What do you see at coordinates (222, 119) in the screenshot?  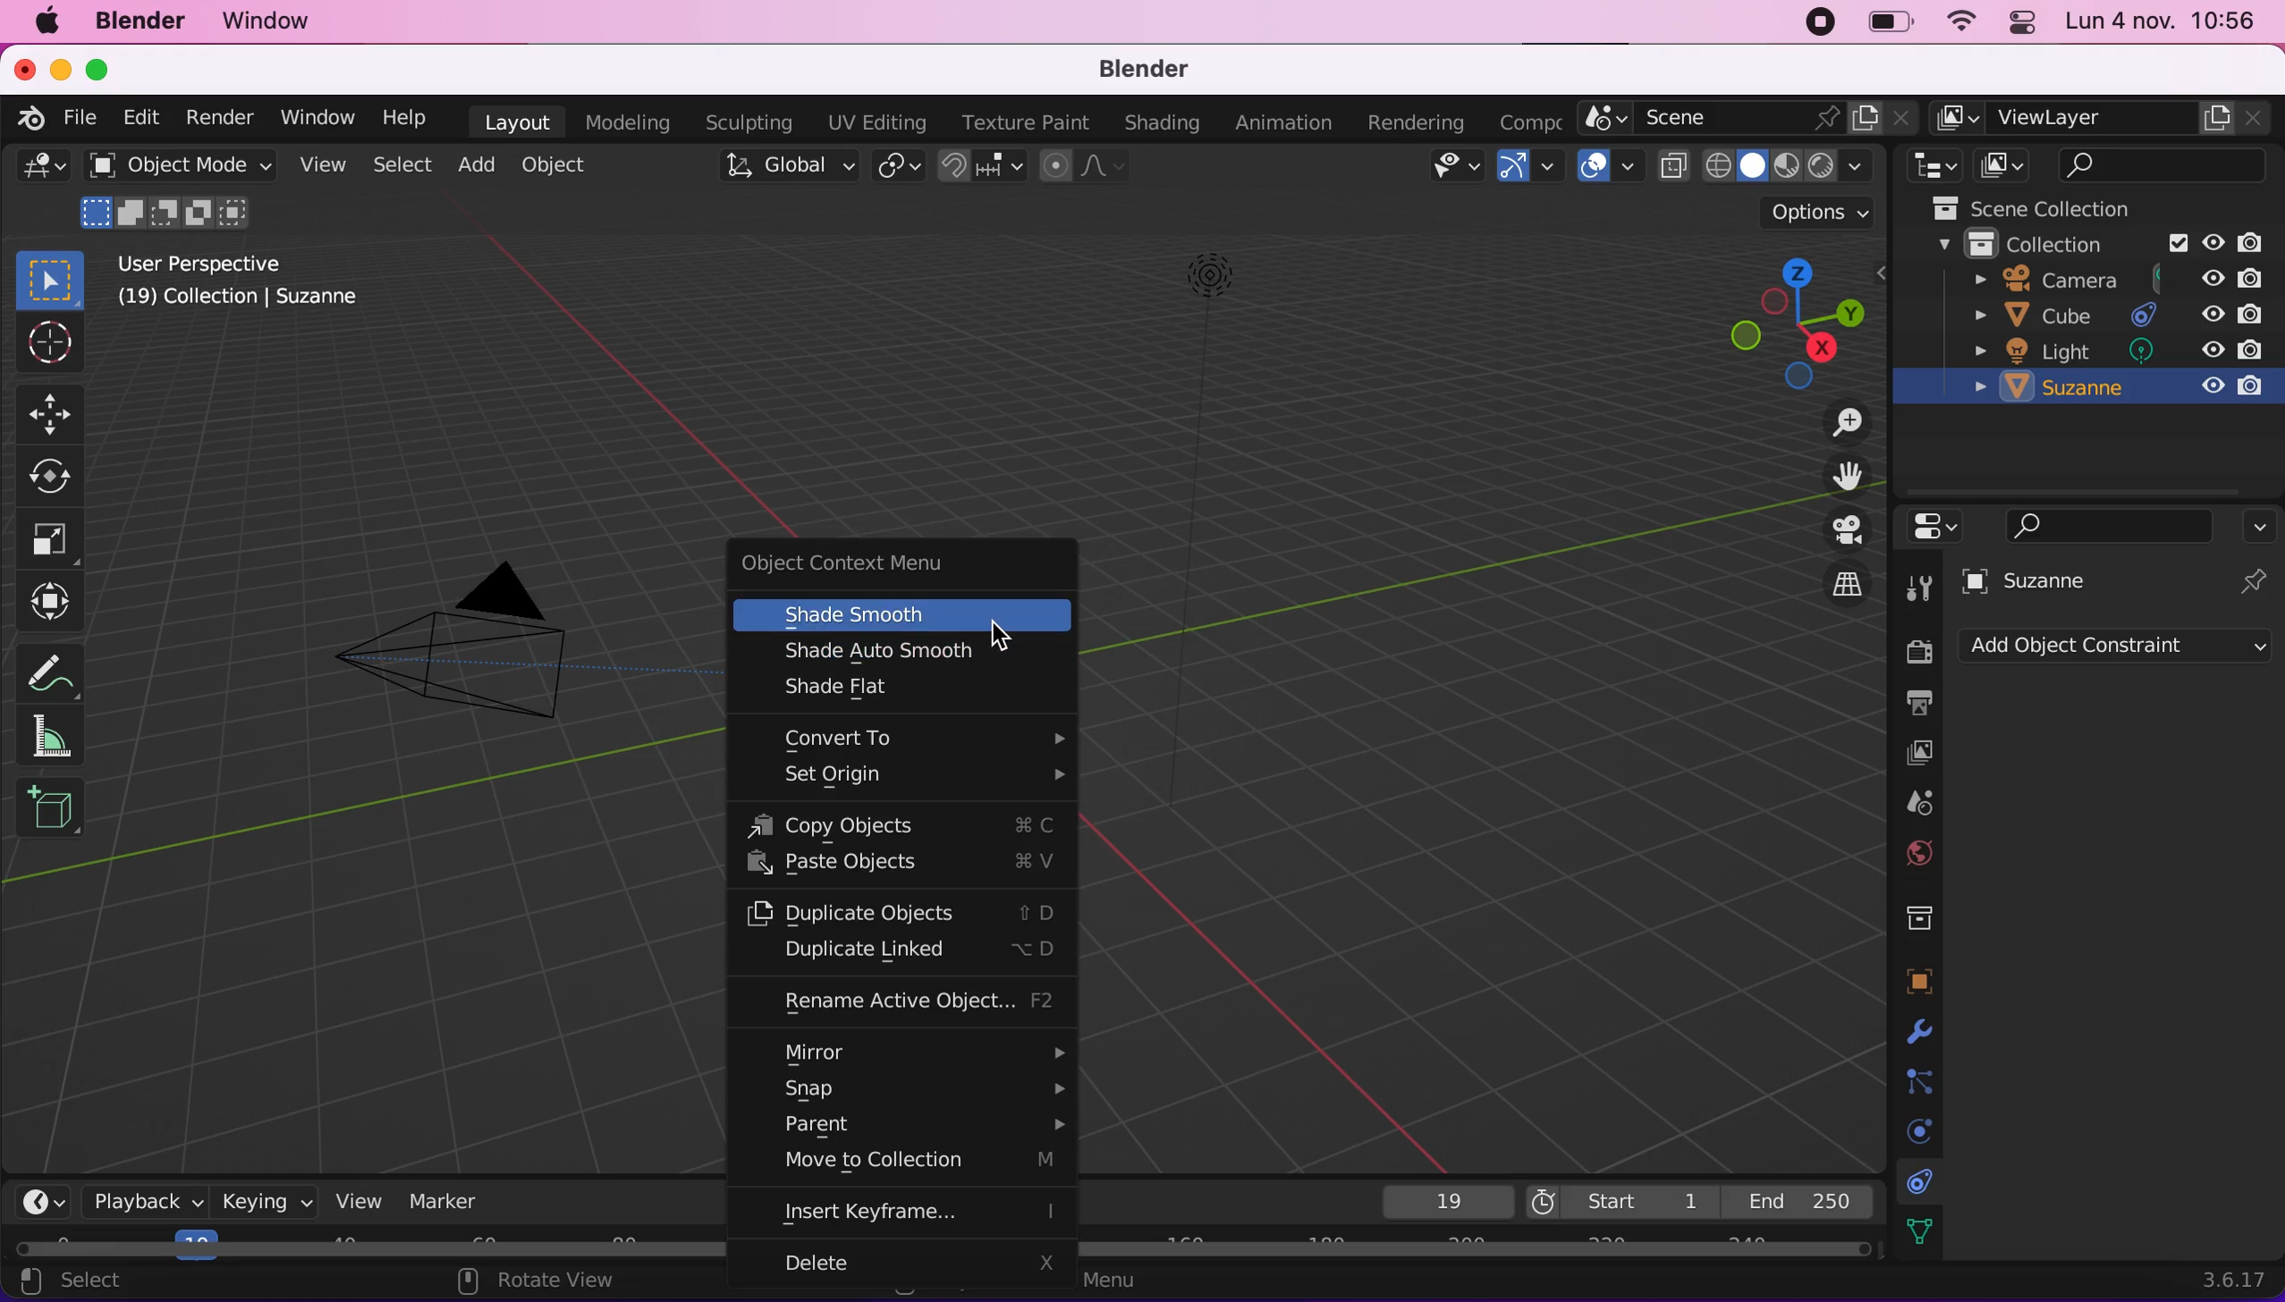 I see `render` at bounding box center [222, 119].